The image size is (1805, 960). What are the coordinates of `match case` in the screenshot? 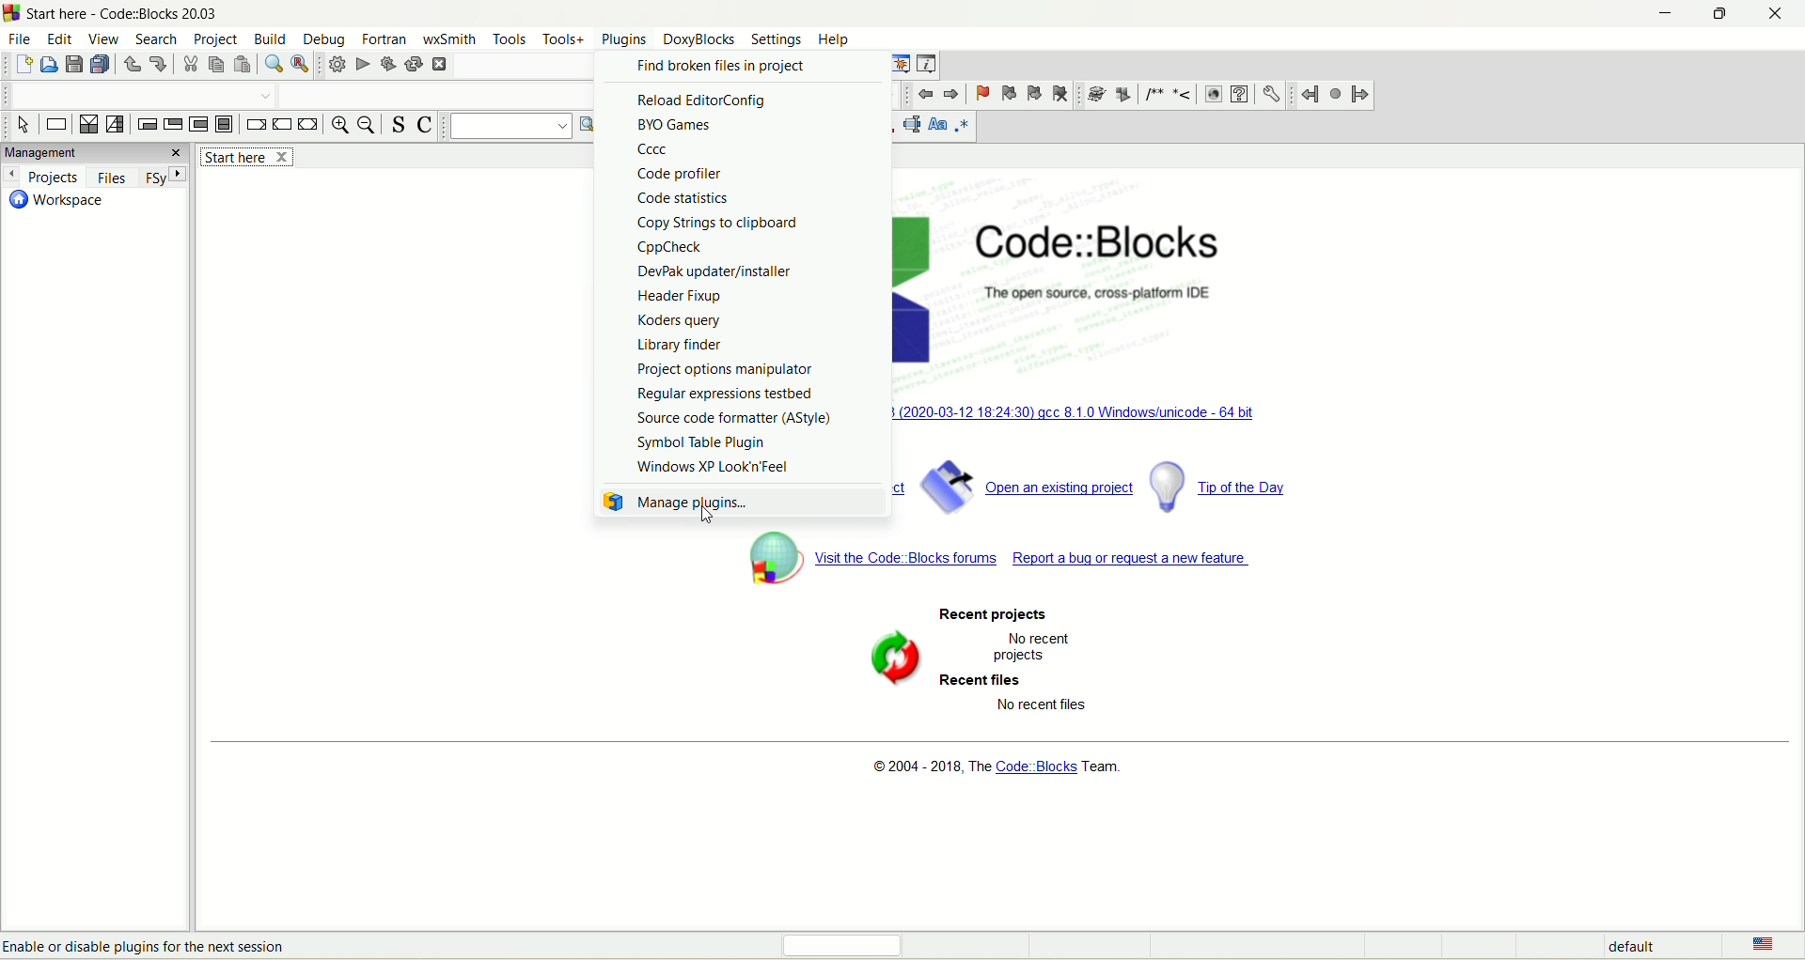 It's located at (937, 125).